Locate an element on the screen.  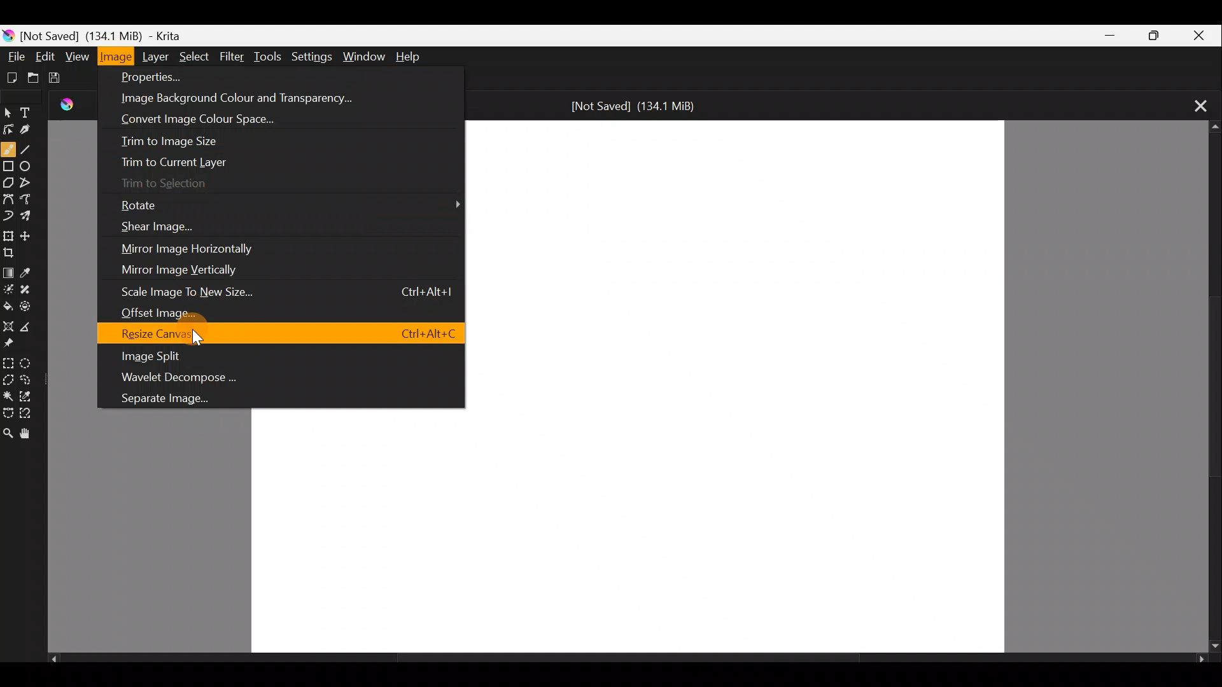
Select shapes tool is located at coordinates (9, 109).